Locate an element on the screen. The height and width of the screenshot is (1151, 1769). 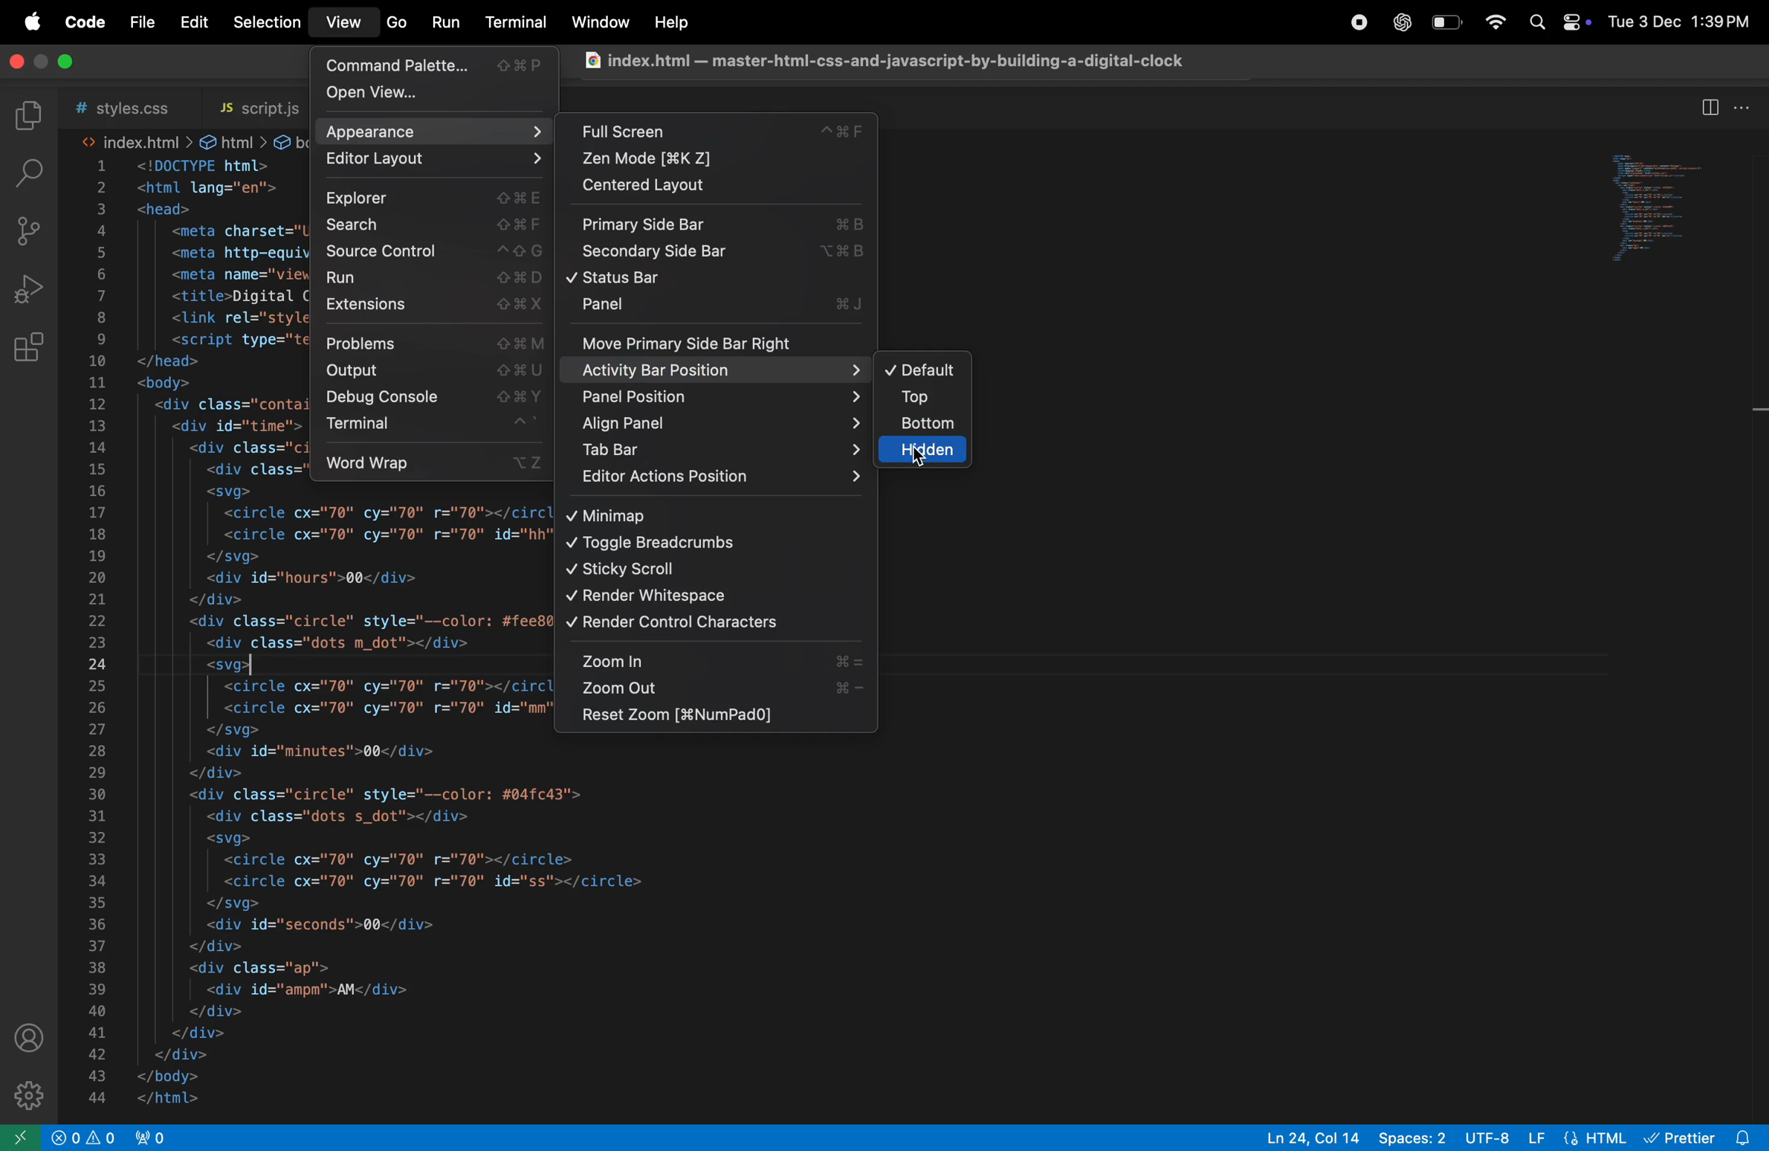
render control charachters is located at coordinates (717, 625).